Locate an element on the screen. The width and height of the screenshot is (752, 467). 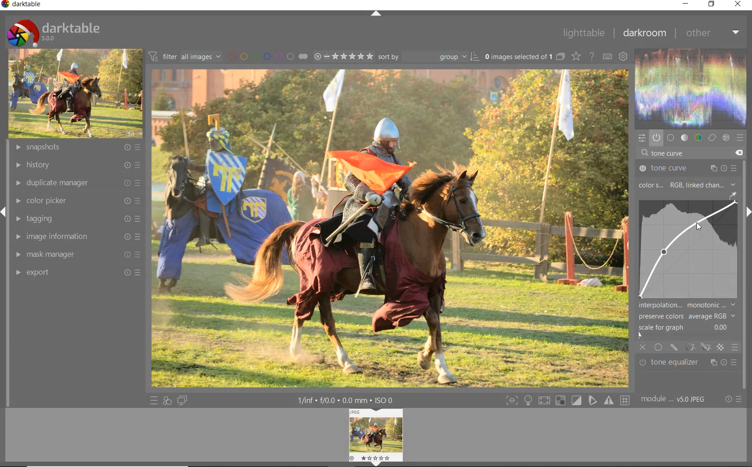
interpolation is located at coordinates (687, 305).